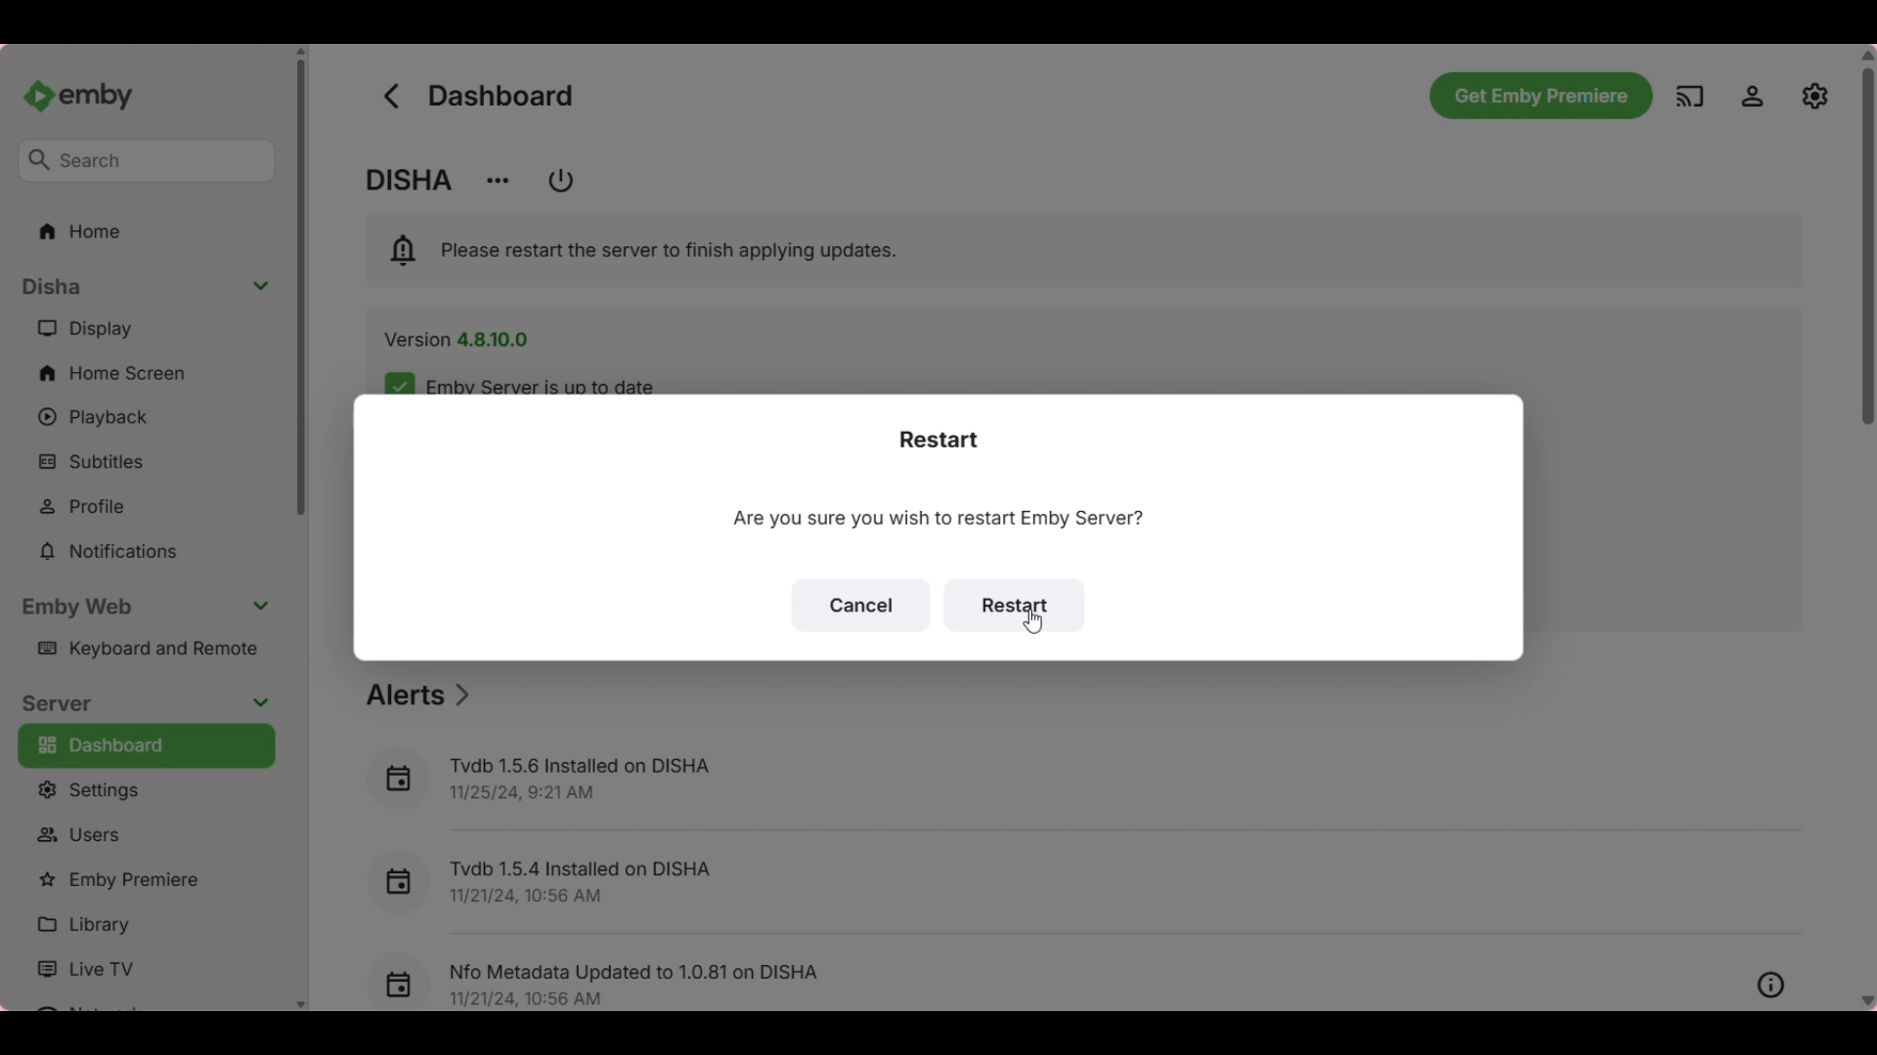 The width and height of the screenshot is (1877, 1055). Describe the element at coordinates (1771, 986) in the screenshot. I see `Overview of respective listed alert` at that location.